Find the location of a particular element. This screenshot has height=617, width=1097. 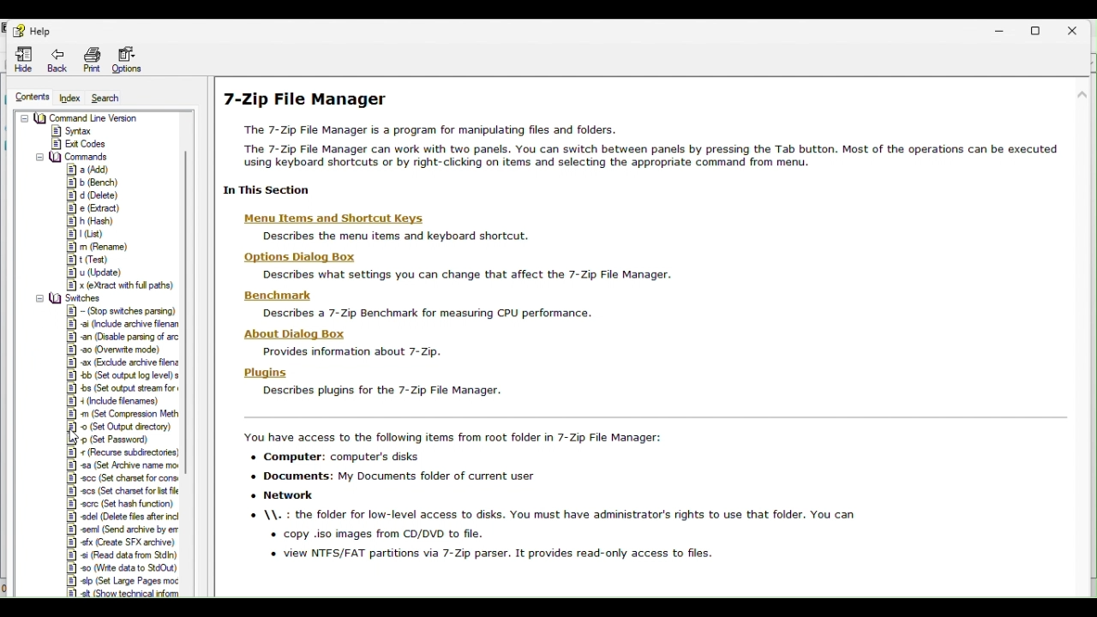

FREE TRIAL EXPIREDset output director is located at coordinates (119, 427).